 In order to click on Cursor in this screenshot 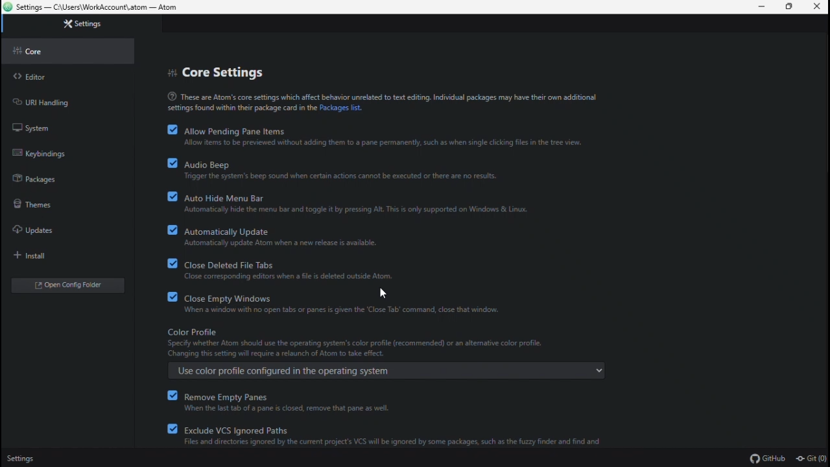, I will do `click(385, 294)`.